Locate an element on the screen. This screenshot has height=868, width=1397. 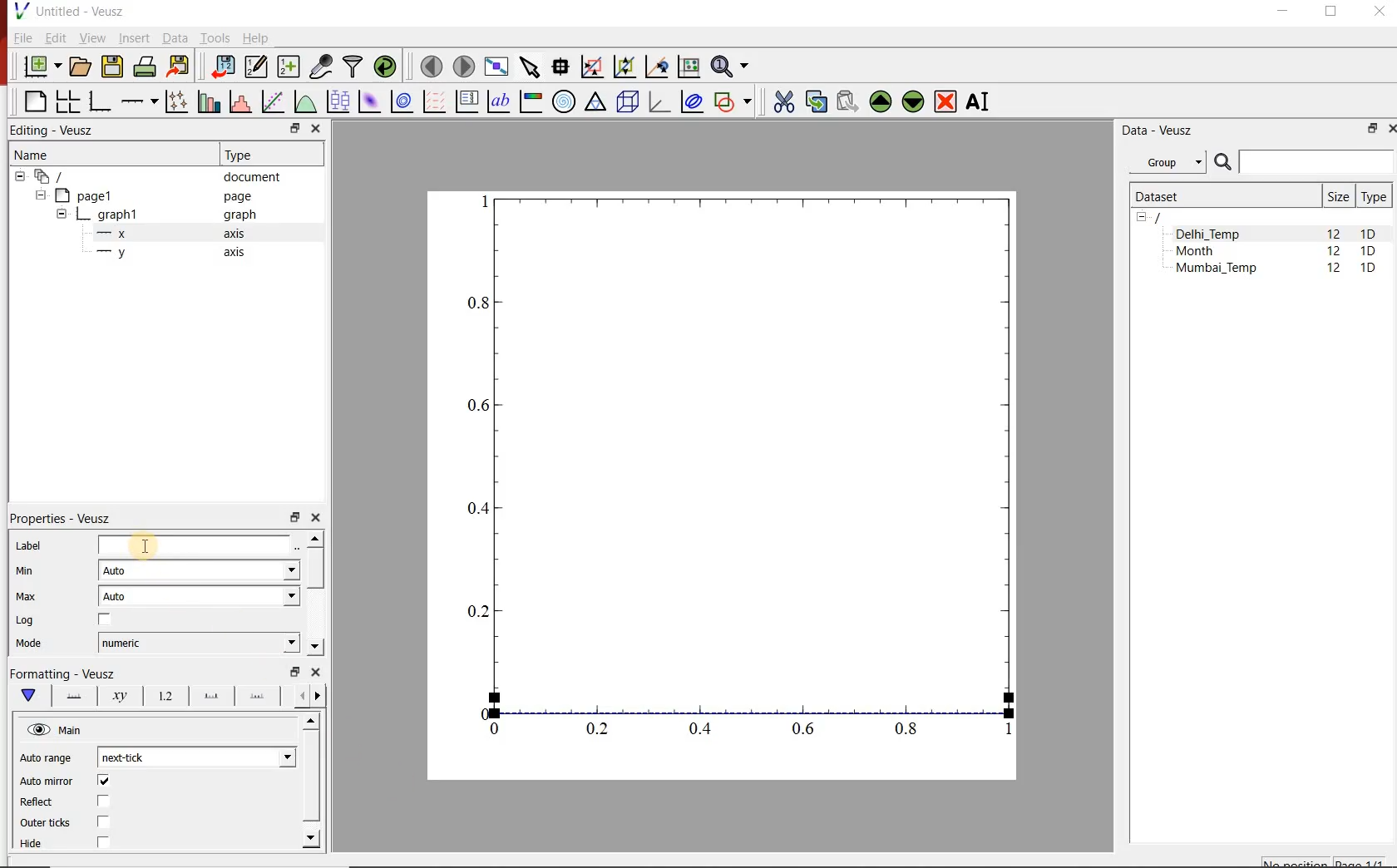
Tools is located at coordinates (216, 38).